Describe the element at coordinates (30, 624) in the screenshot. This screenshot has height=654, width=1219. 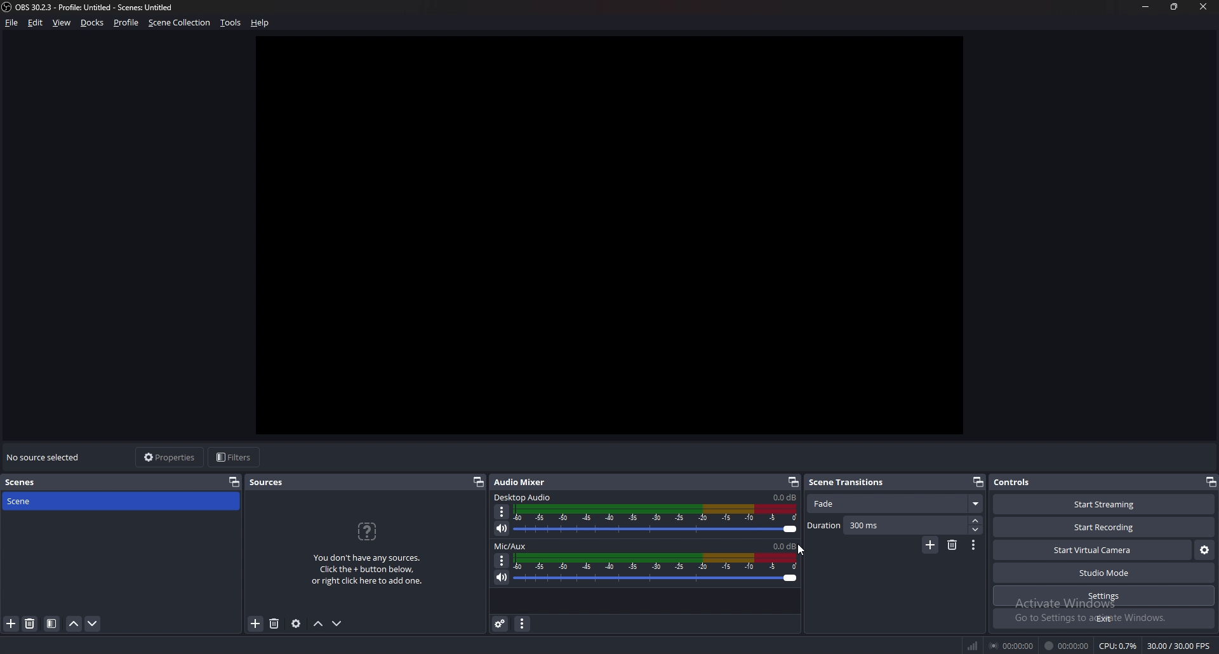
I see `remove scene` at that location.